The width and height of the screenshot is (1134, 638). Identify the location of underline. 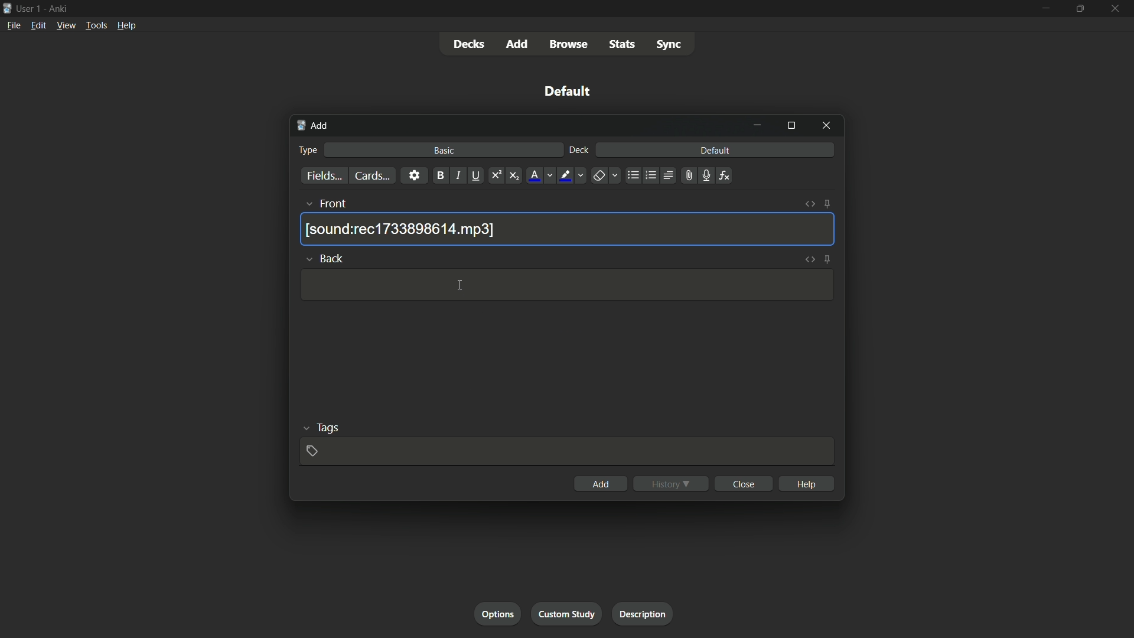
(478, 175).